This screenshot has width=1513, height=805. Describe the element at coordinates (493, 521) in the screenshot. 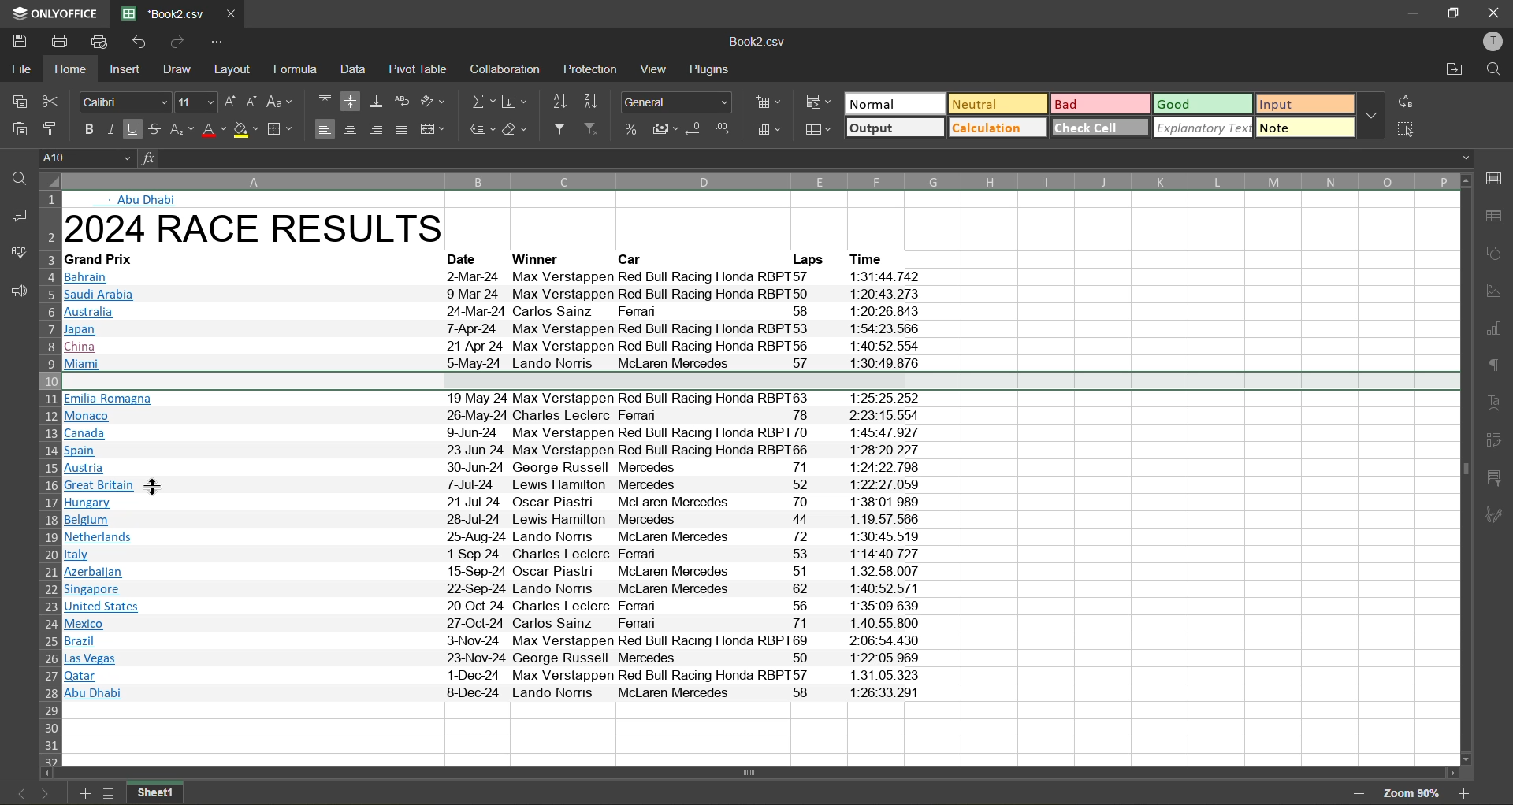

I see `Belgium 28-Jul-24 Lewis Hamilton Mercedes 44 1:19:57 566` at that location.